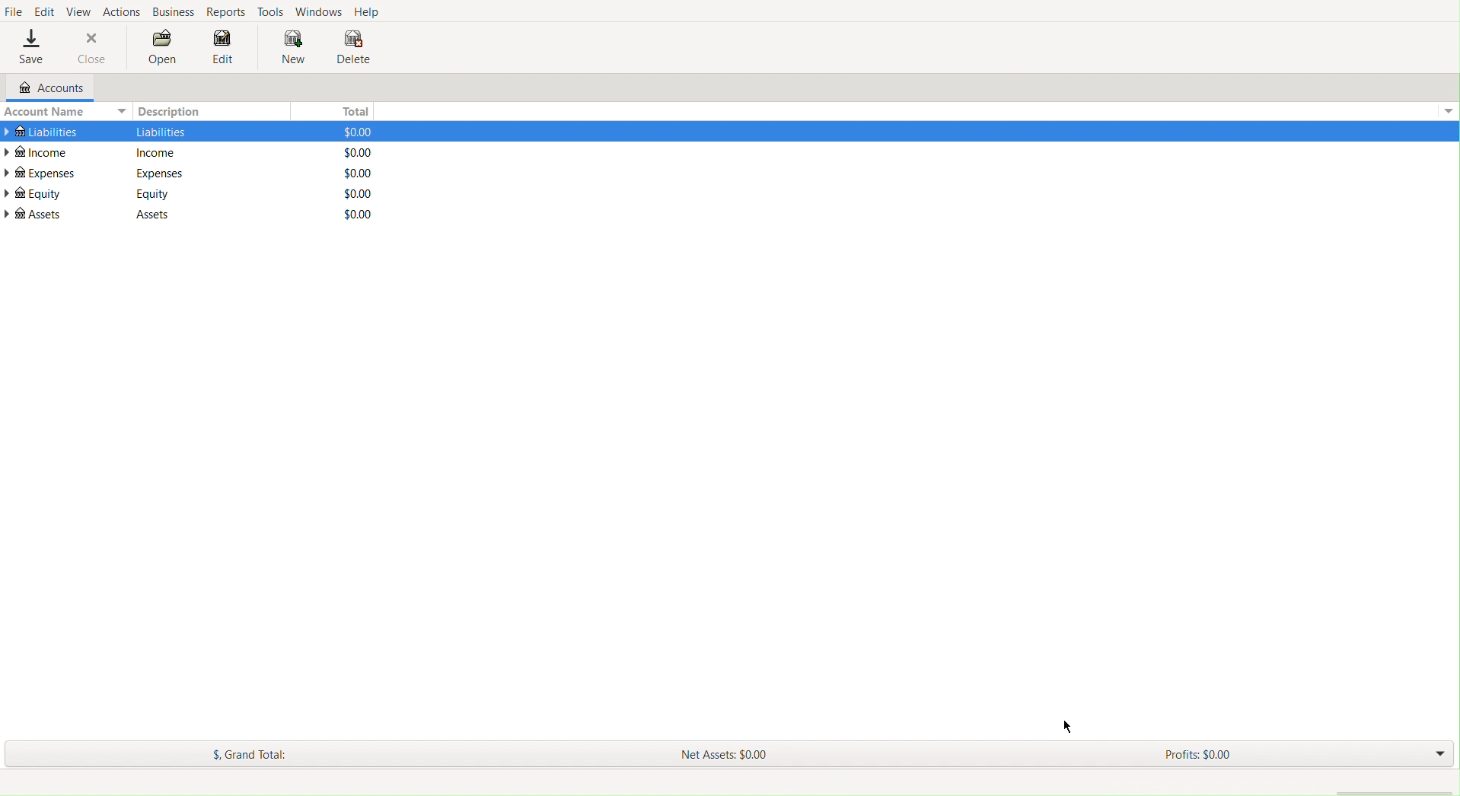  Describe the element at coordinates (33, 193) in the screenshot. I see `Equity` at that location.